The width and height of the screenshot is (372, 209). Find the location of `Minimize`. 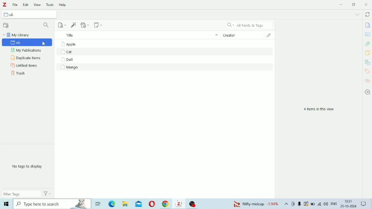

Minimize is located at coordinates (342, 4).